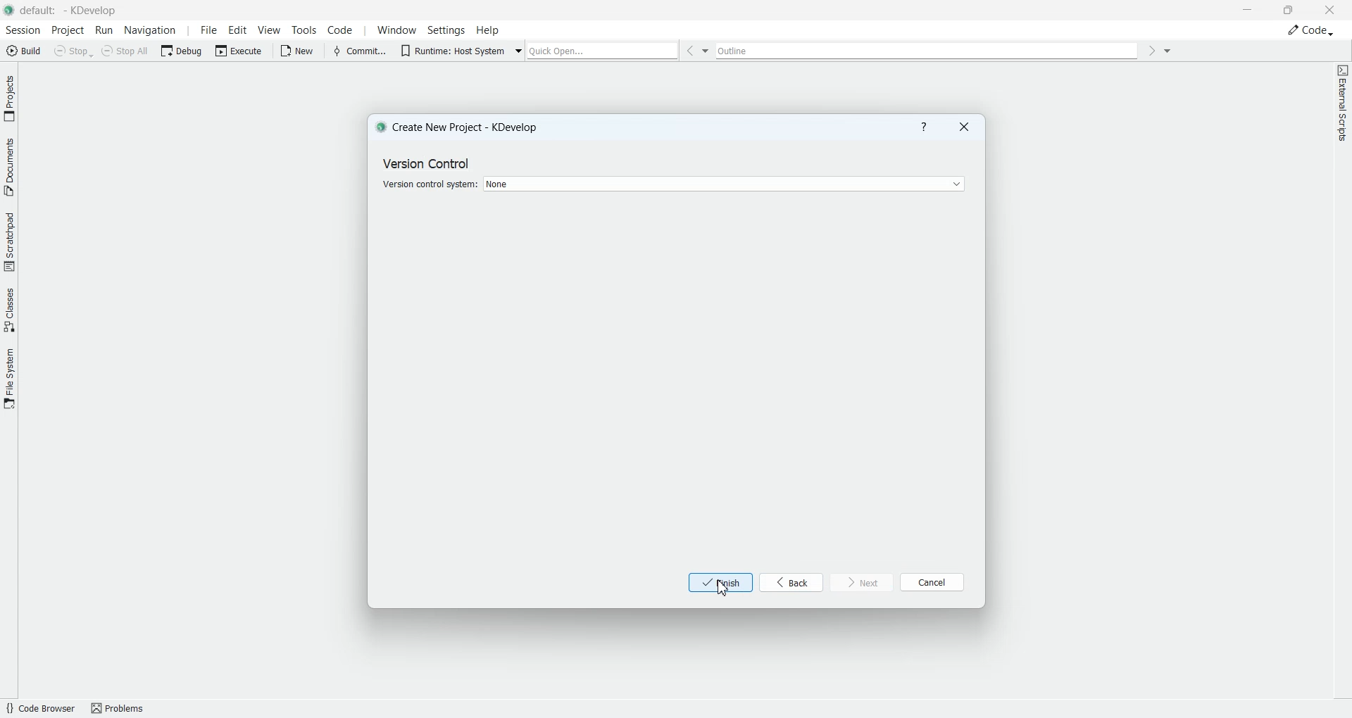 The height and width of the screenshot is (718, 1352). I want to click on Help, so click(924, 127).